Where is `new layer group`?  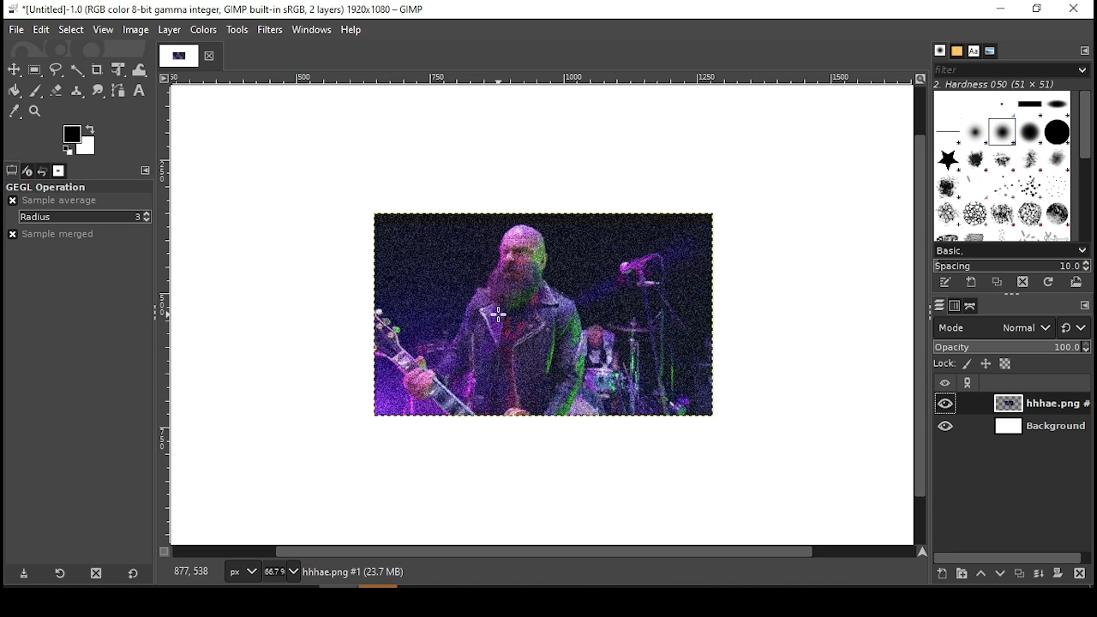
new layer group is located at coordinates (960, 574).